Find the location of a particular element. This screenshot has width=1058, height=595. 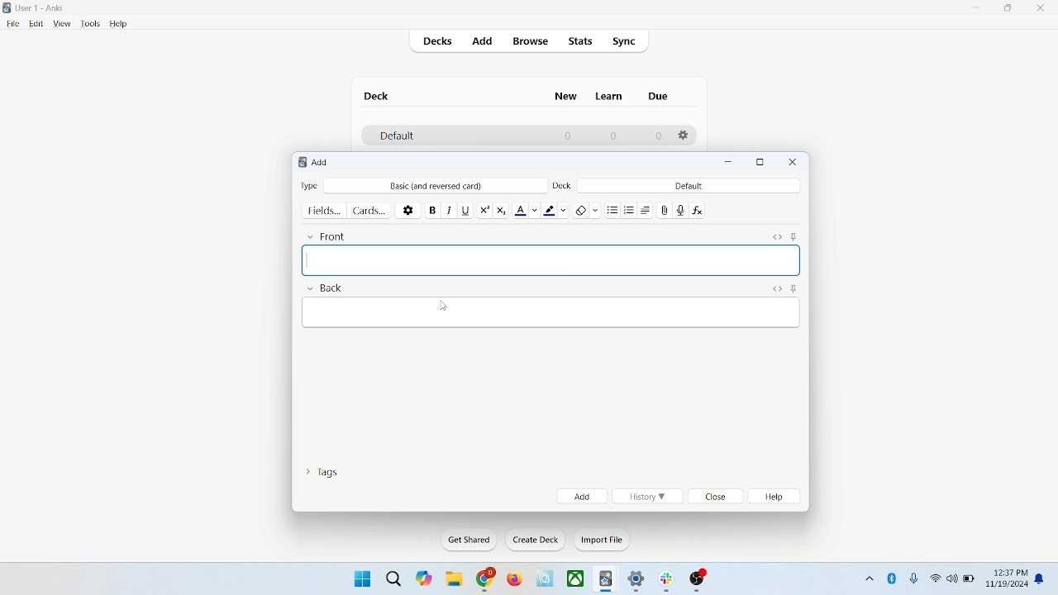

attachment is located at coordinates (665, 209).